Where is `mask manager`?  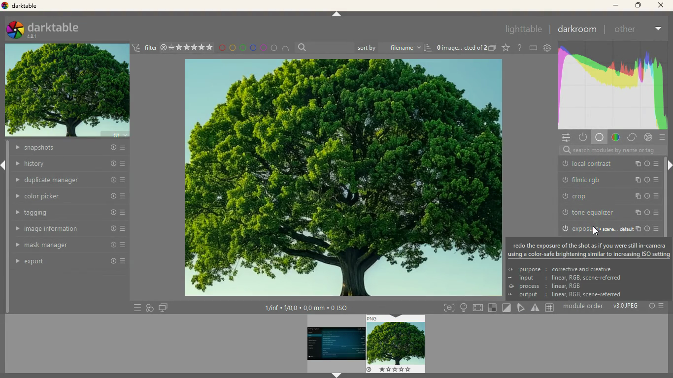
mask manager is located at coordinates (67, 246).